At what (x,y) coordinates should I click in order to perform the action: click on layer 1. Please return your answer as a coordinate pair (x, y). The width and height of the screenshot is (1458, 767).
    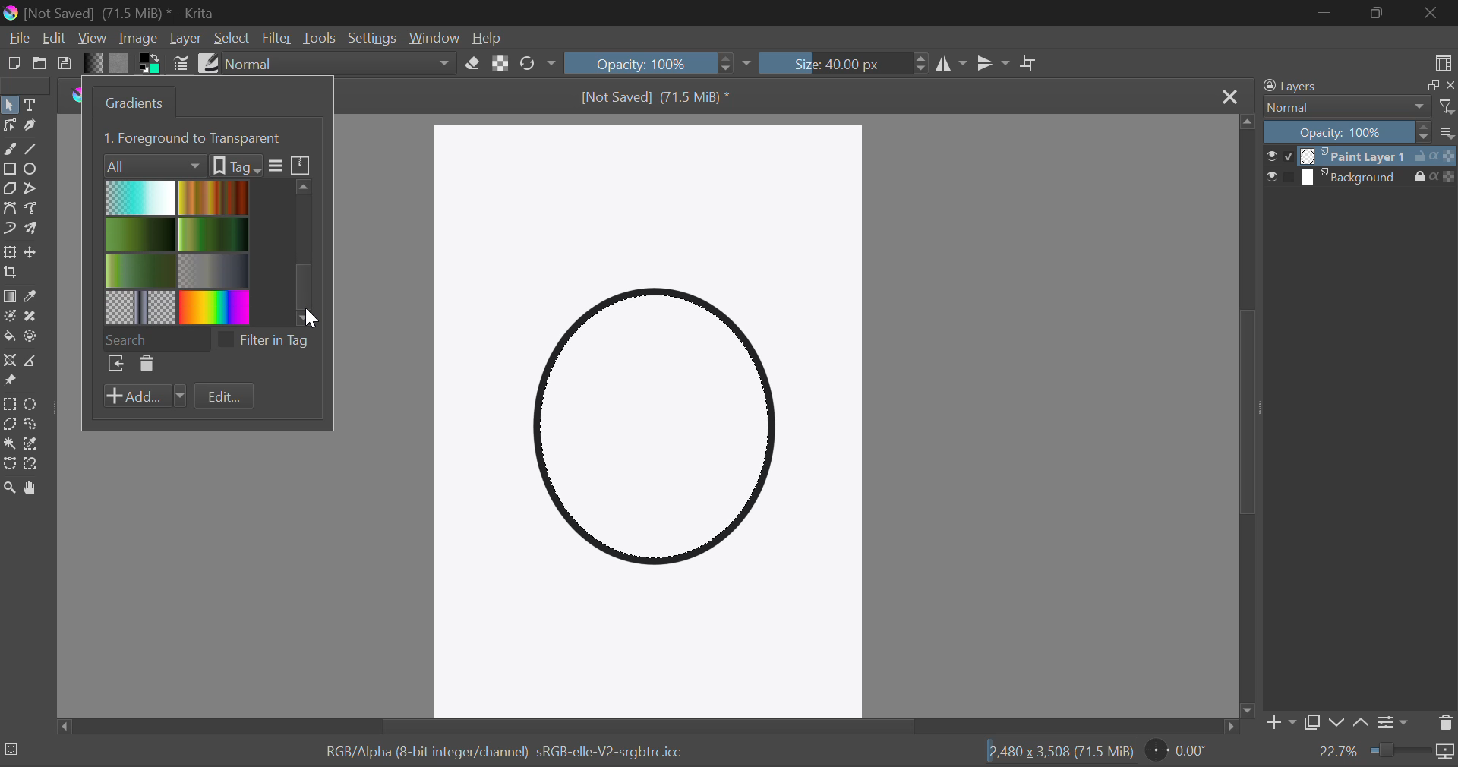
    Looking at the image, I should click on (1355, 156).